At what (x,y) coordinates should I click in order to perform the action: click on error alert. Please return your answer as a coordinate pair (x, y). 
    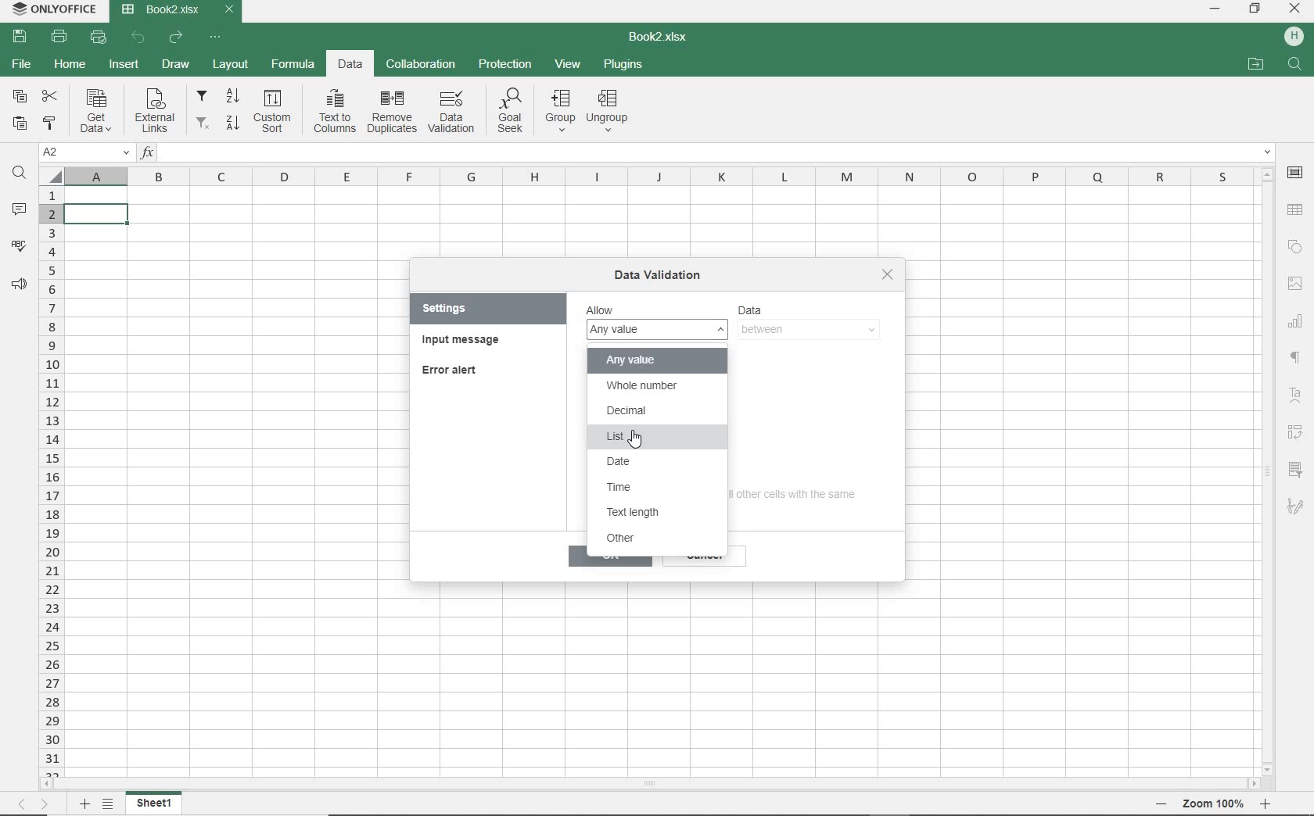
    Looking at the image, I should click on (454, 368).